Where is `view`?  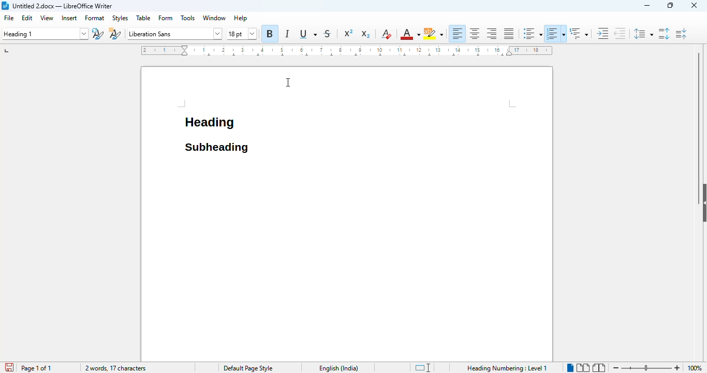
view is located at coordinates (47, 18).